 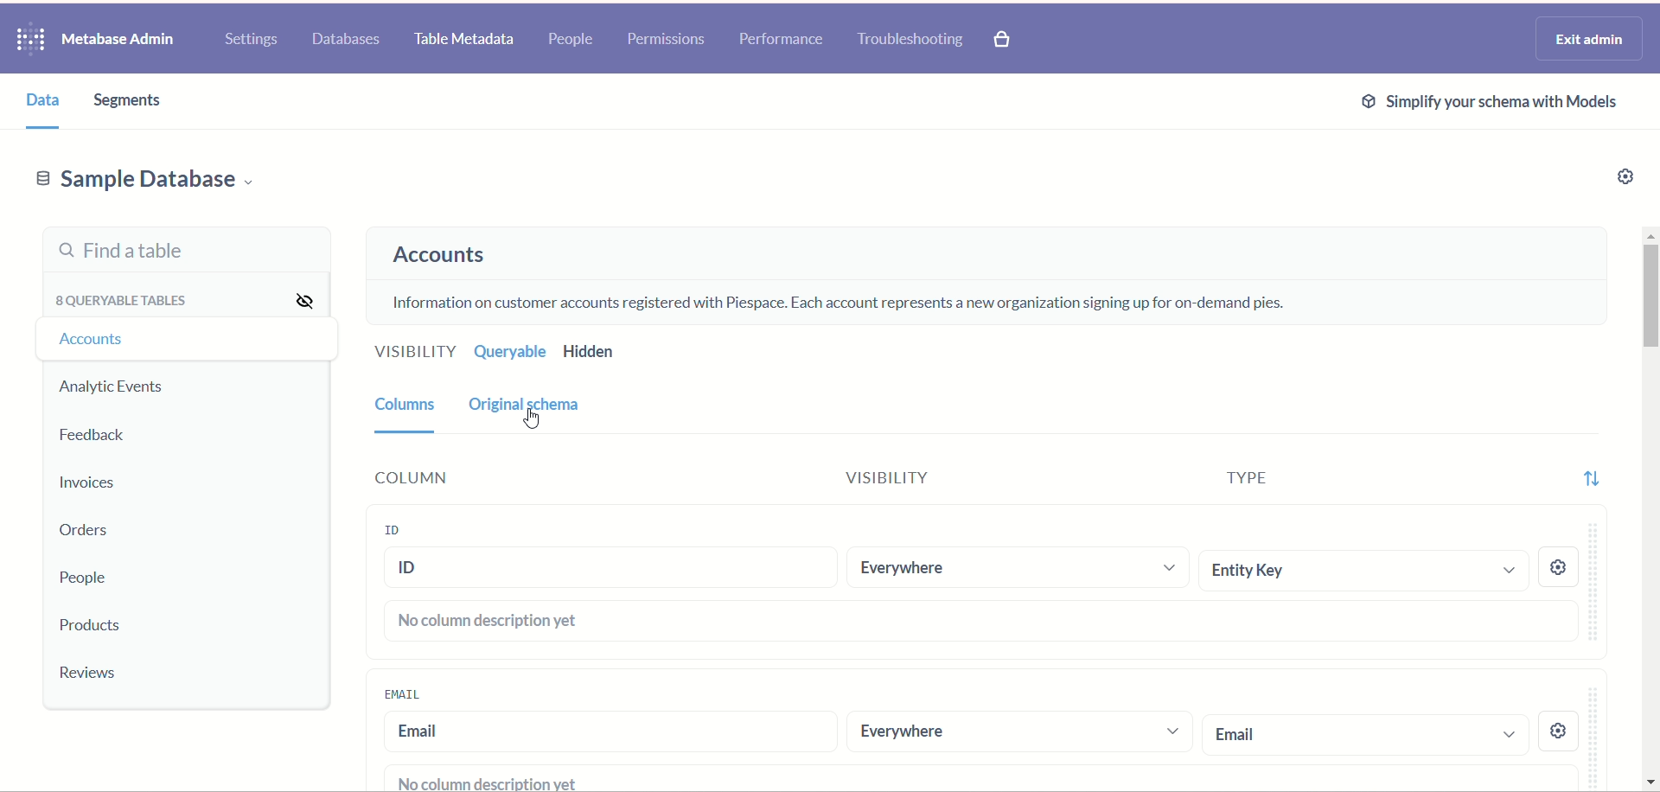 I want to click on text, so click(x=832, y=307).